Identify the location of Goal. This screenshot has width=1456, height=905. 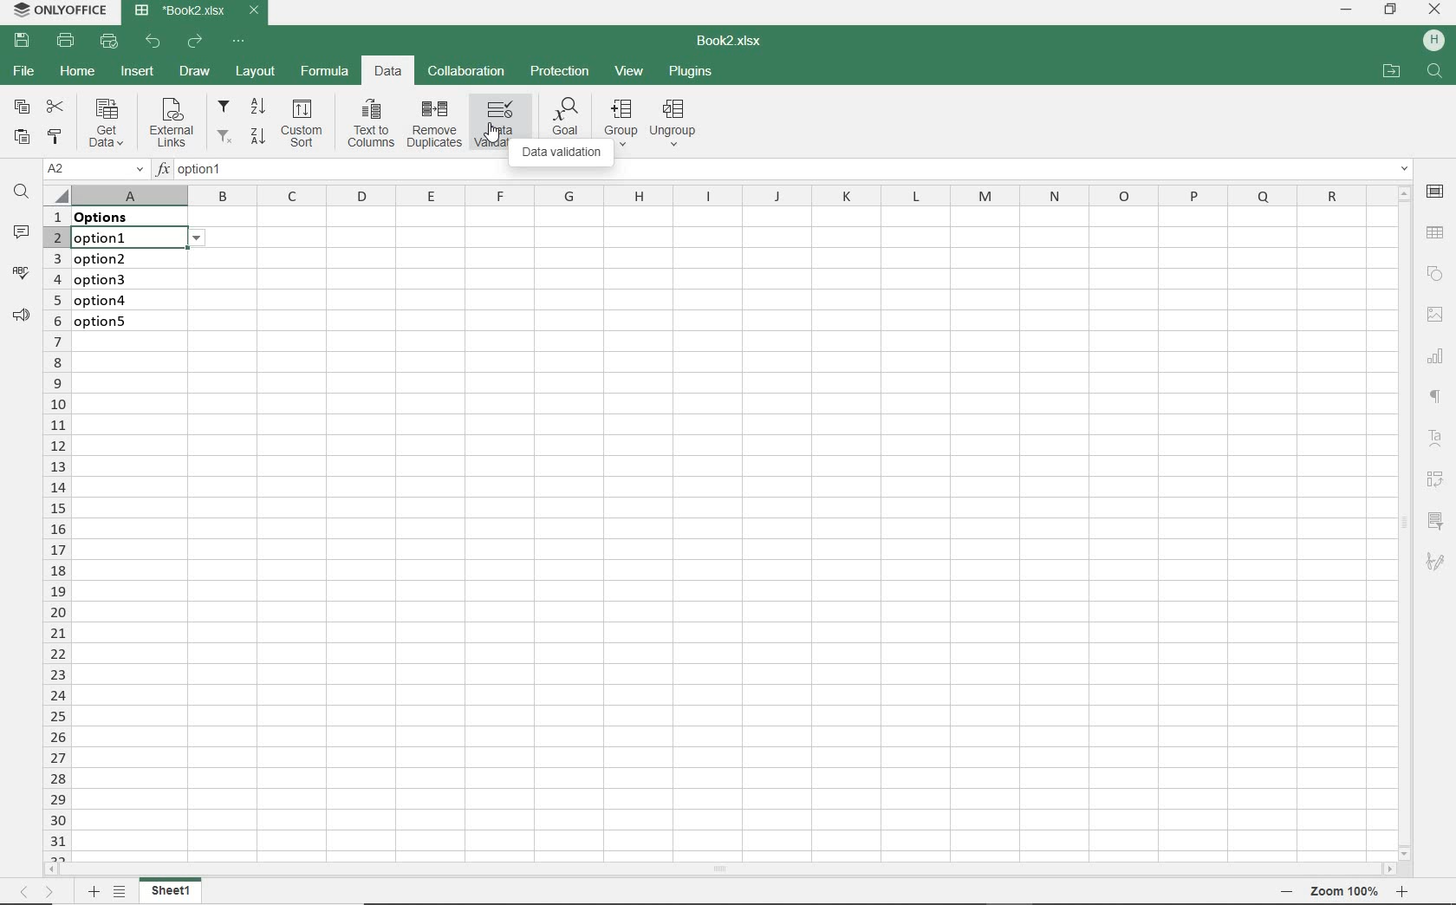
(562, 116).